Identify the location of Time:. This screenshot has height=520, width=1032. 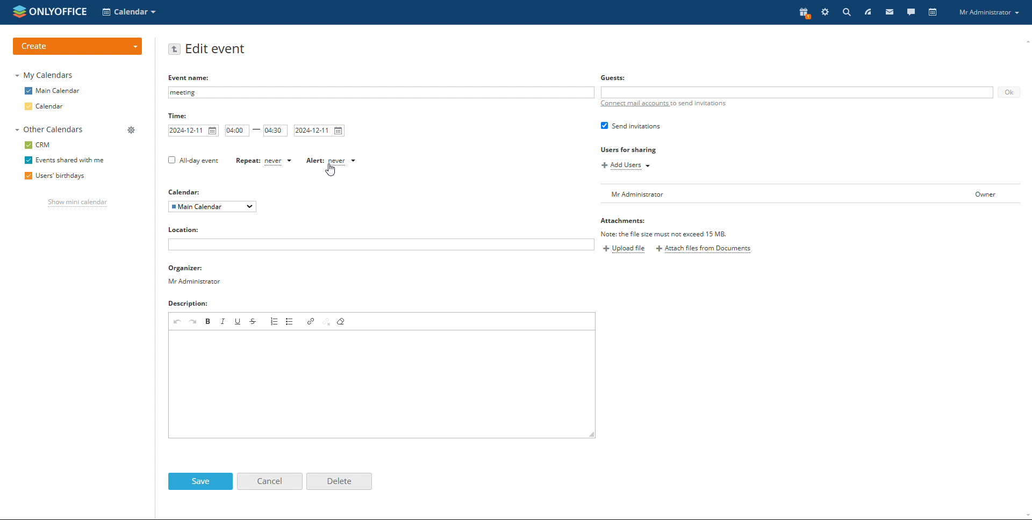
(178, 116).